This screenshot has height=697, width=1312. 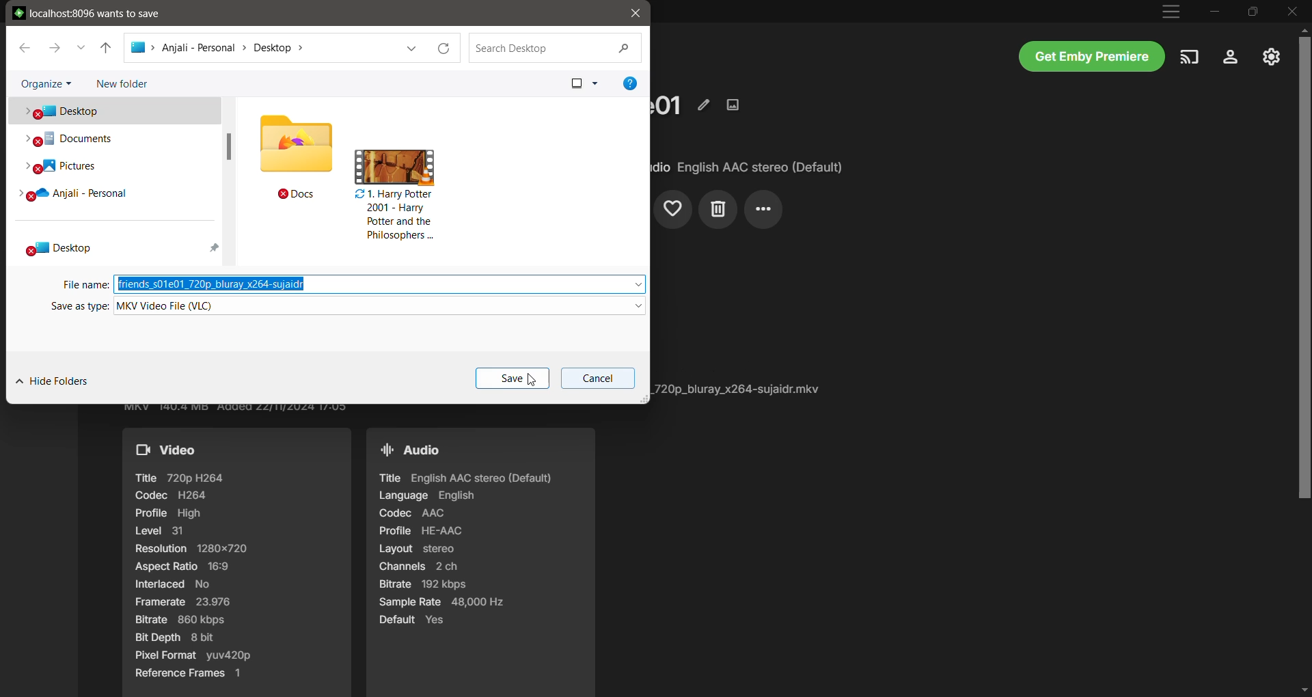 What do you see at coordinates (740, 389) in the screenshot?
I see `Media Info` at bounding box center [740, 389].